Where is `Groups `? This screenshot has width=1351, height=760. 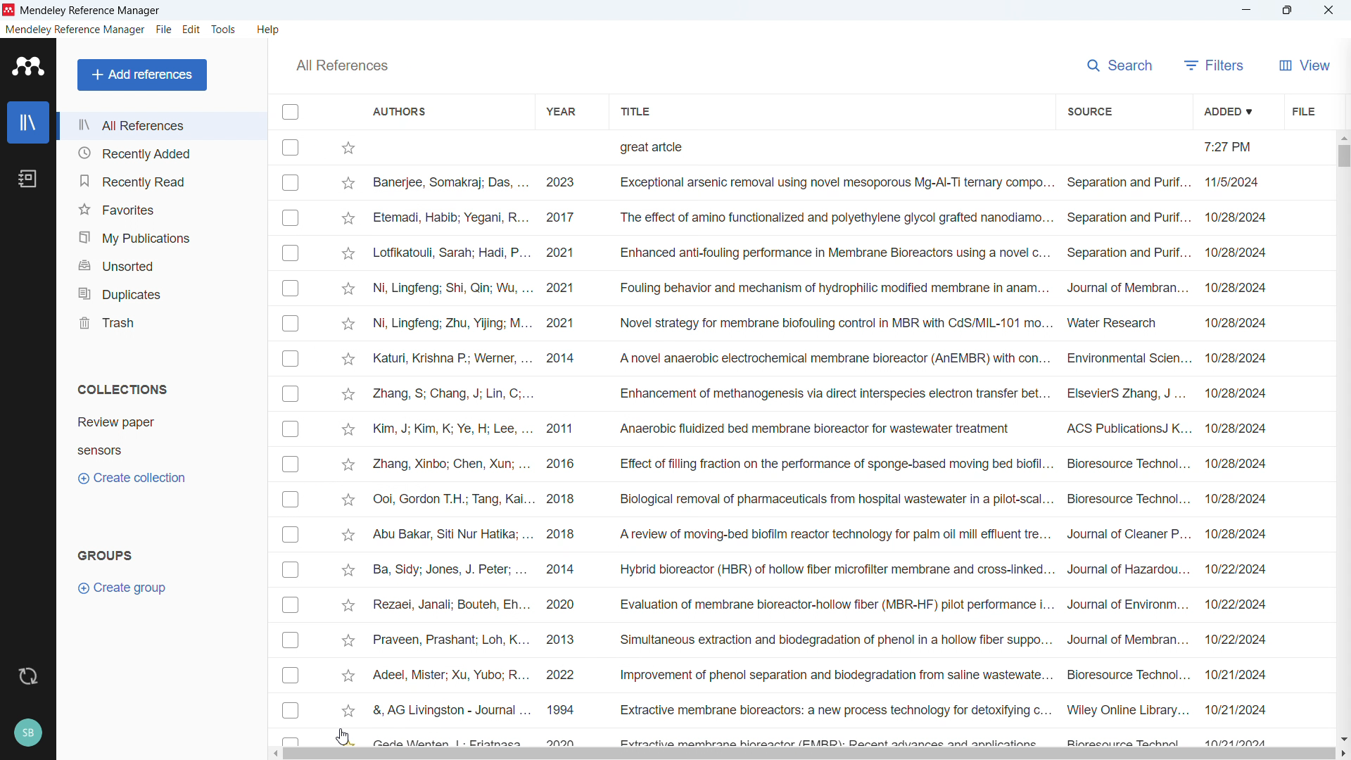
Groups  is located at coordinates (106, 555).